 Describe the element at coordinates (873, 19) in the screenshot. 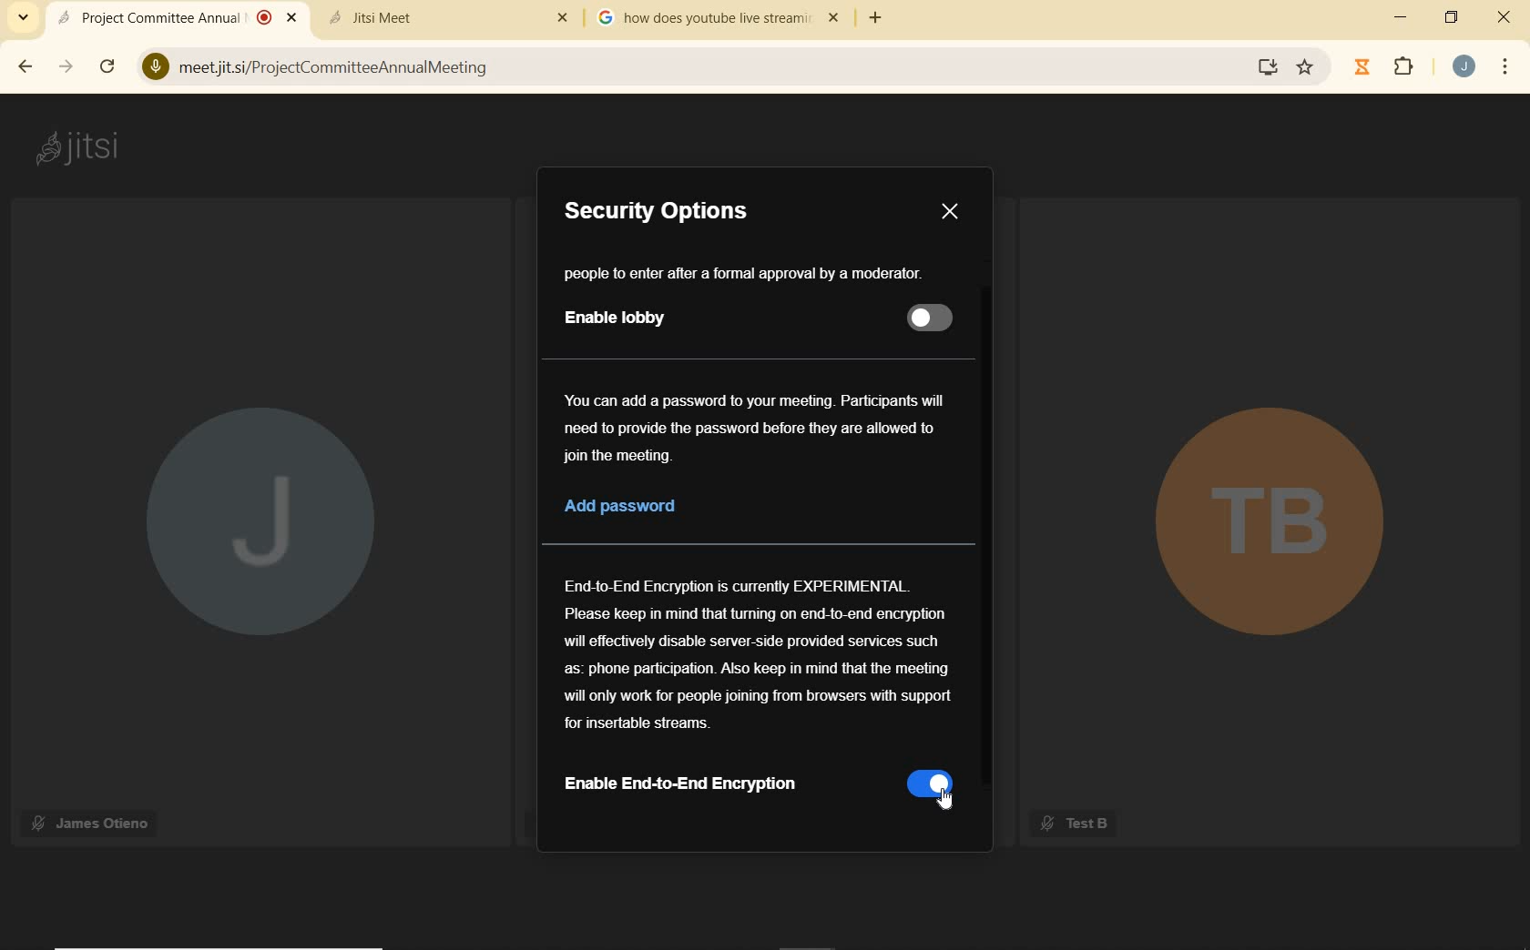

I see `ADD TAB` at that location.